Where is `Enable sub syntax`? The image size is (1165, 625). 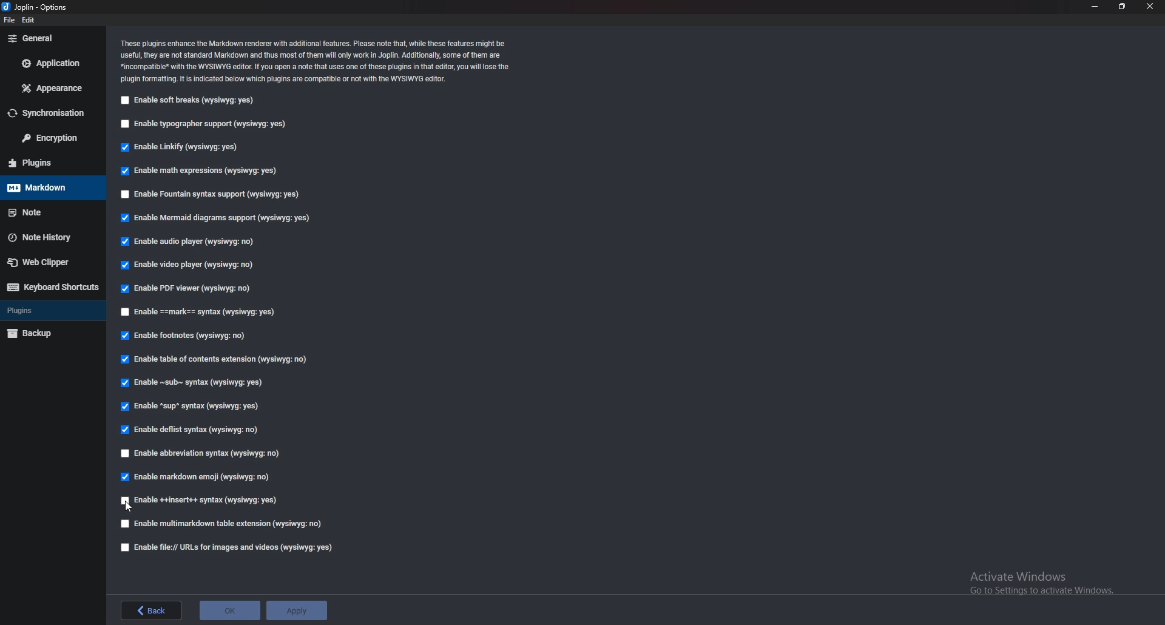
Enable sub syntax is located at coordinates (189, 385).